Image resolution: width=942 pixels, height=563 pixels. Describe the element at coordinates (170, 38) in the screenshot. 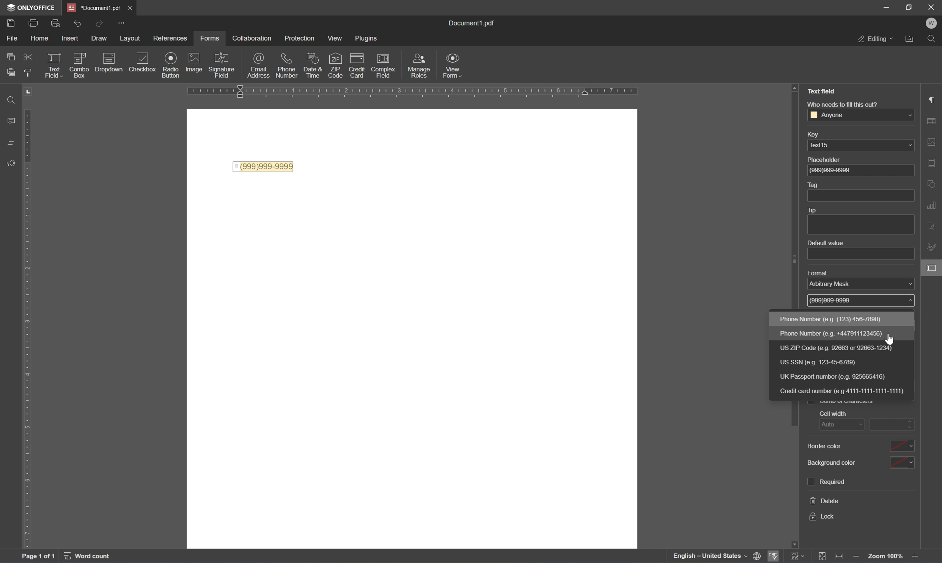

I see `references` at that location.